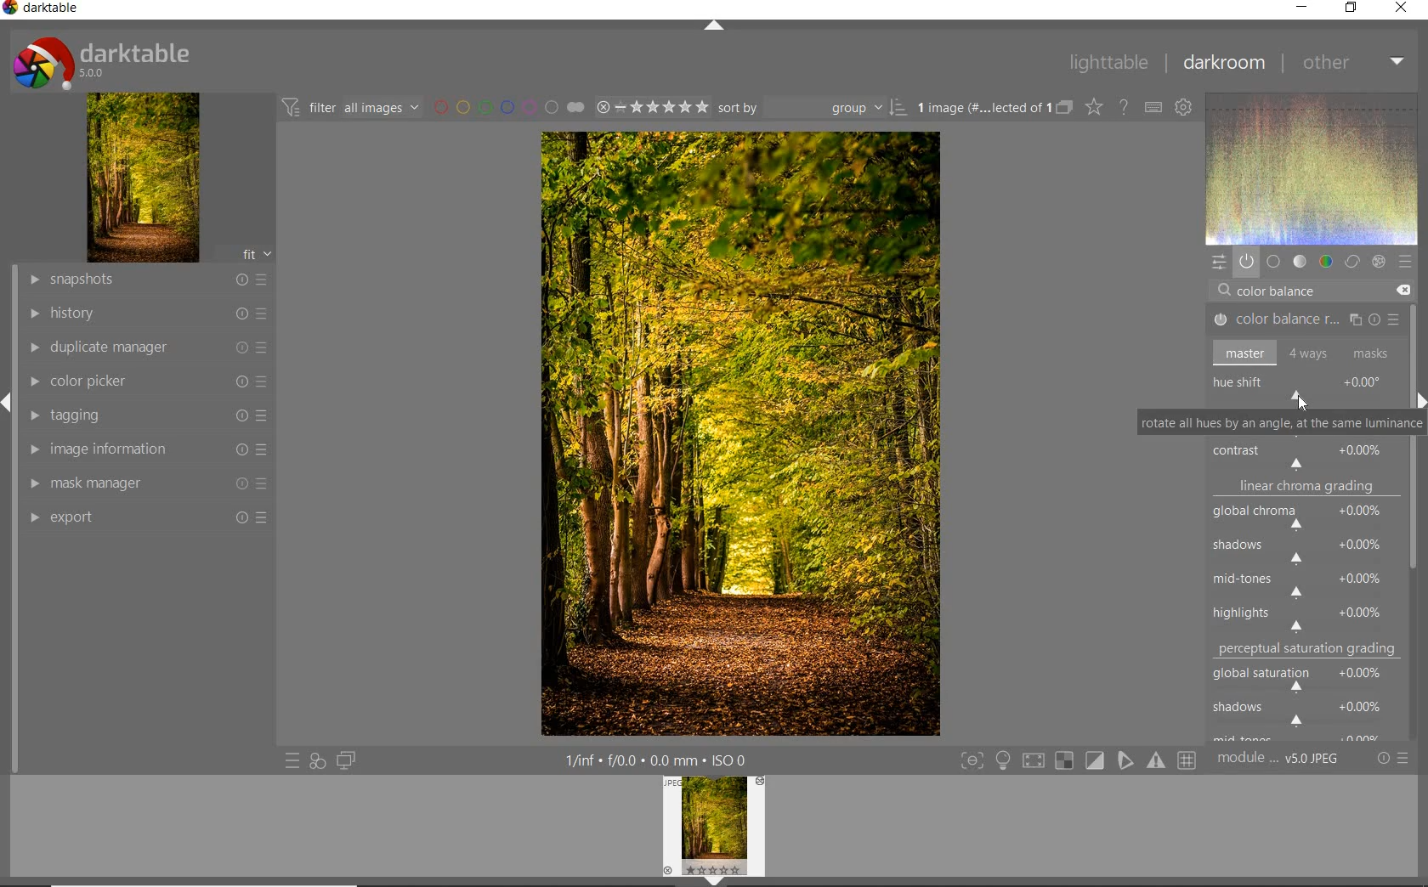  What do you see at coordinates (1108, 64) in the screenshot?
I see `lighttable` at bounding box center [1108, 64].